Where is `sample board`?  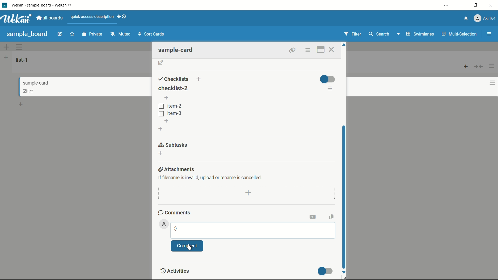 sample board is located at coordinates (27, 34).